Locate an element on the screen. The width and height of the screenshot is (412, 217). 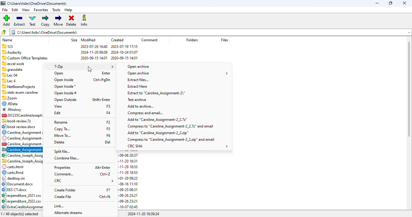
add to .7z file is located at coordinates (157, 120).